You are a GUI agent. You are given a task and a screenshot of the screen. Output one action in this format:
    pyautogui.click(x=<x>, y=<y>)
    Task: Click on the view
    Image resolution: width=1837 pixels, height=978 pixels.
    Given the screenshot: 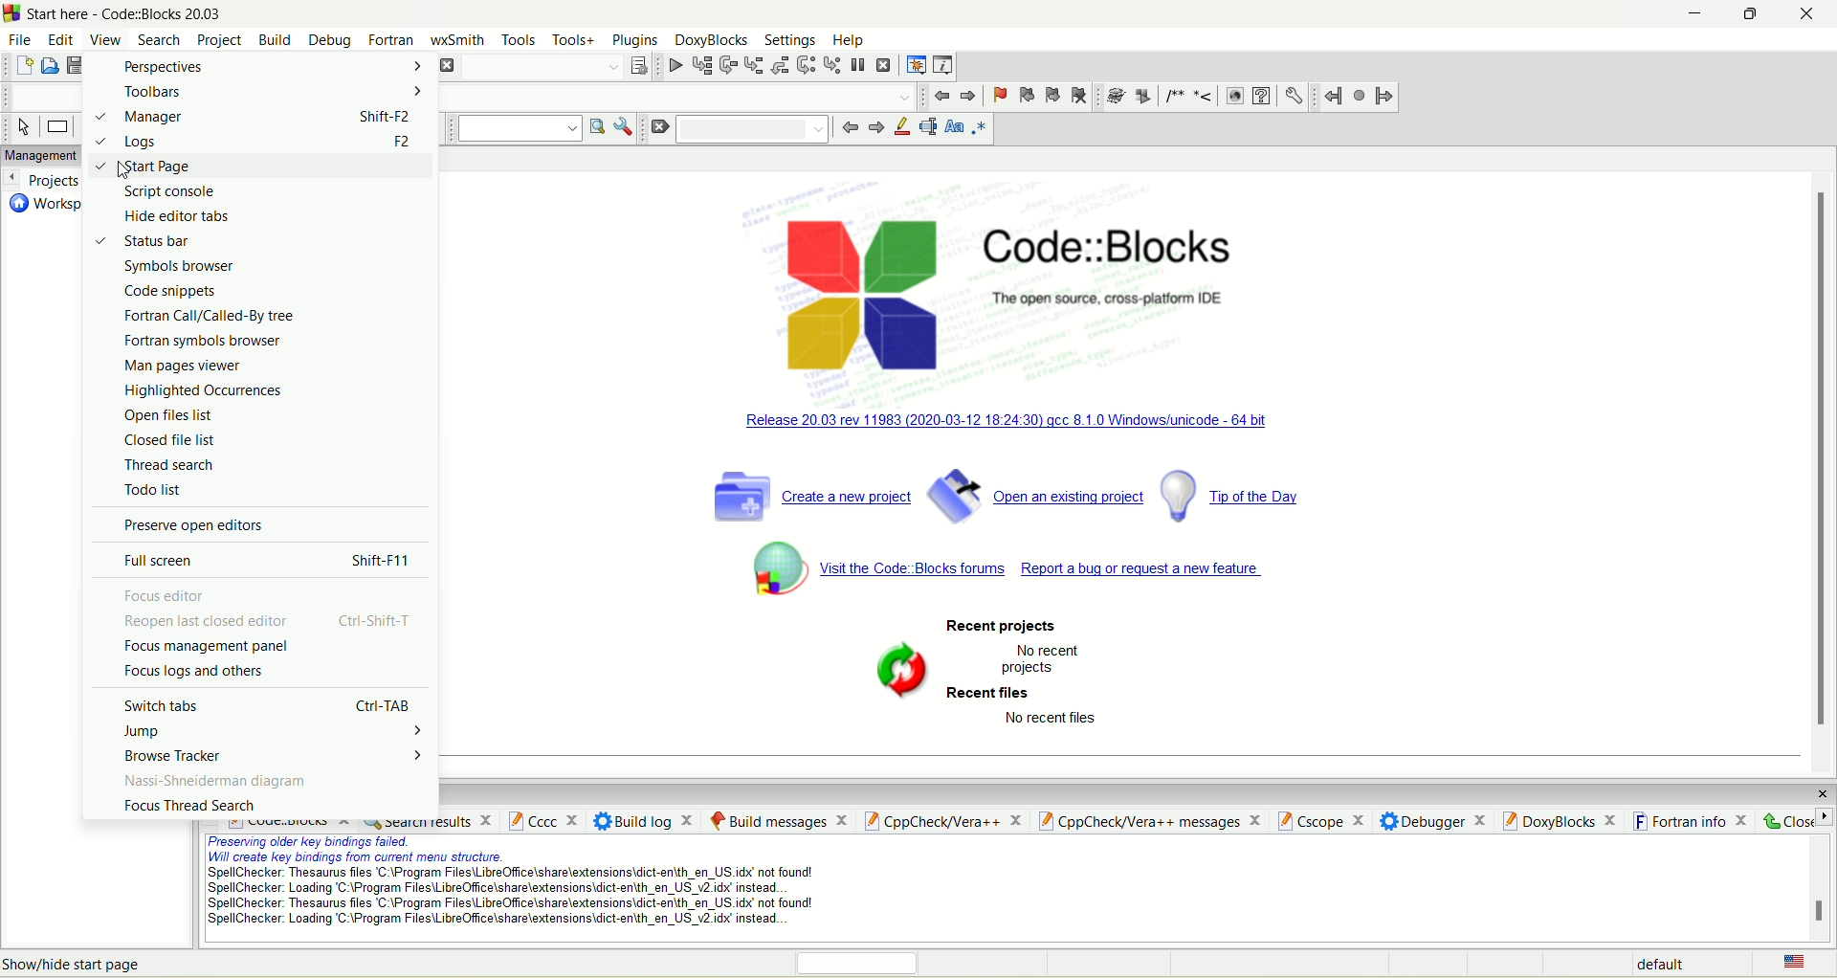 What is the action you would take?
    pyautogui.click(x=103, y=38)
    